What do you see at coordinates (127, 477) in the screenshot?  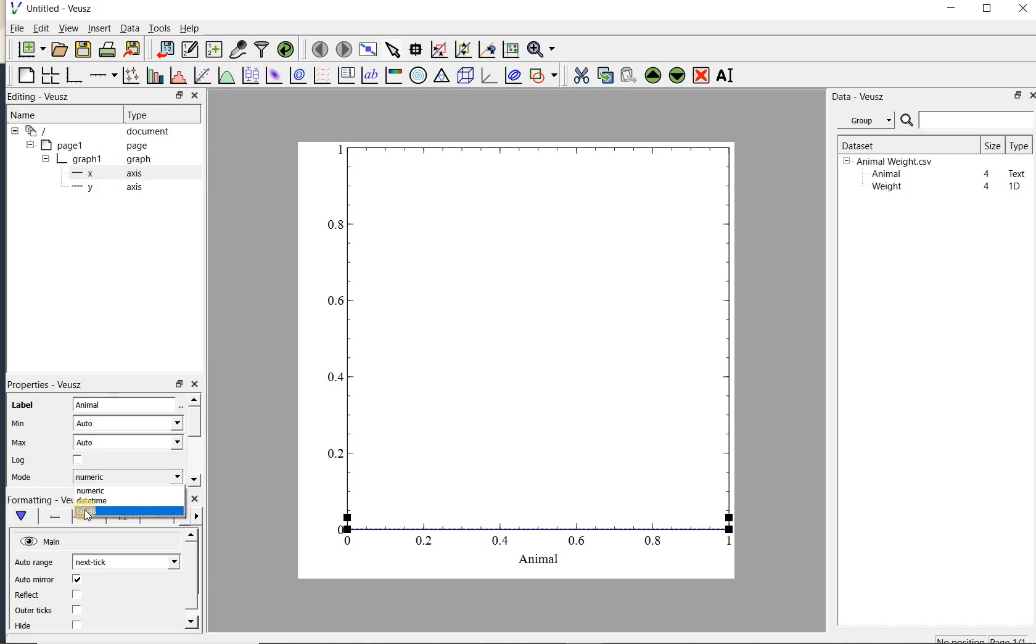 I see `Numeric` at bounding box center [127, 477].